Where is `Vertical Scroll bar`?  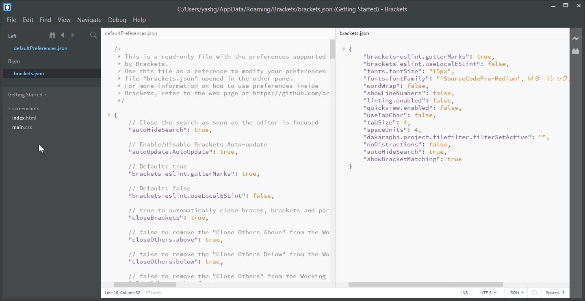
Vertical Scroll bar is located at coordinates (334, 159).